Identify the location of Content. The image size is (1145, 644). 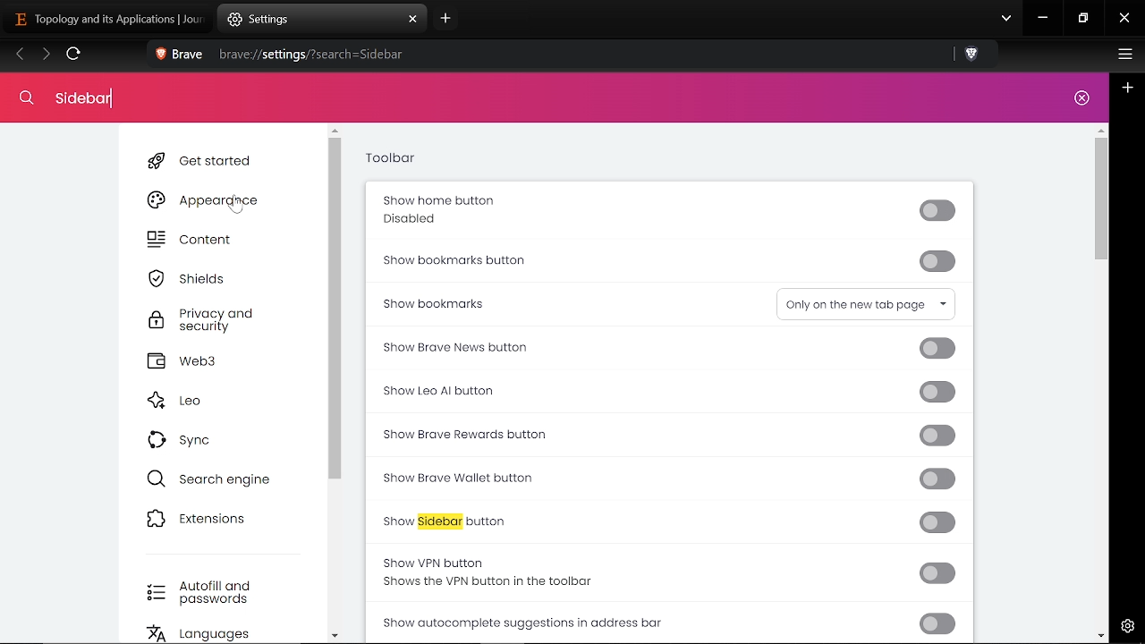
(204, 241).